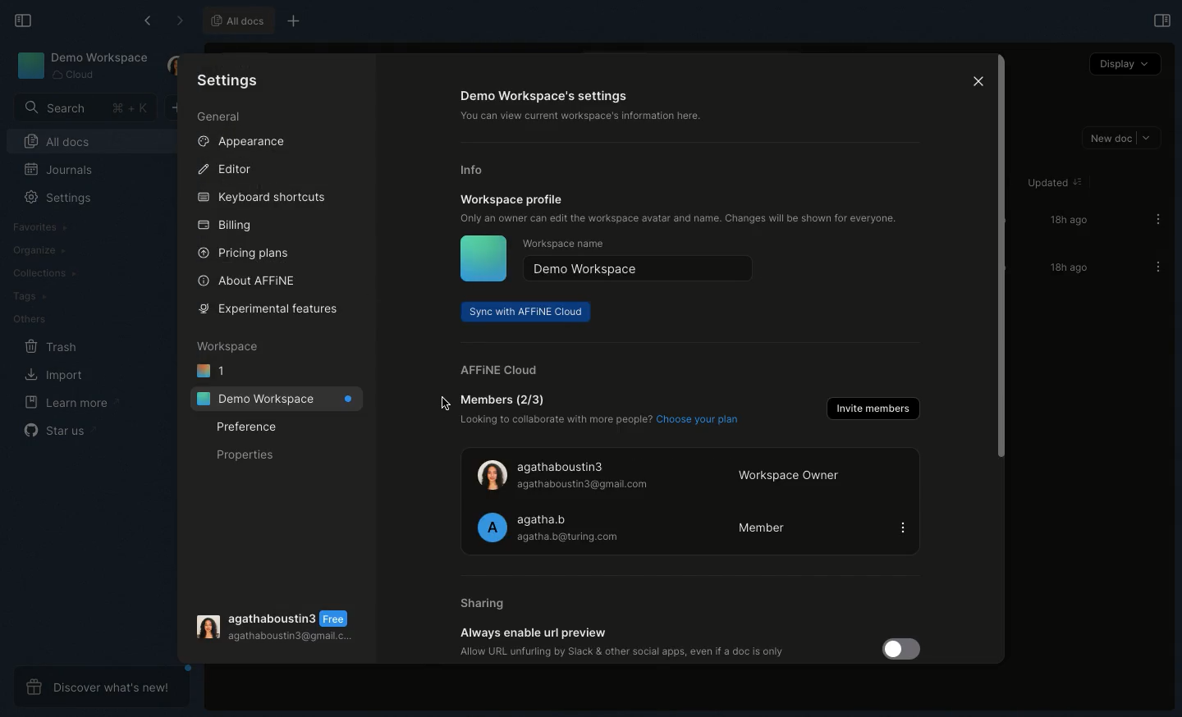 This screenshot has height=717, width=1182. Describe the element at coordinates (689, 469) in the screenshot. I see `Member 1` at that location.